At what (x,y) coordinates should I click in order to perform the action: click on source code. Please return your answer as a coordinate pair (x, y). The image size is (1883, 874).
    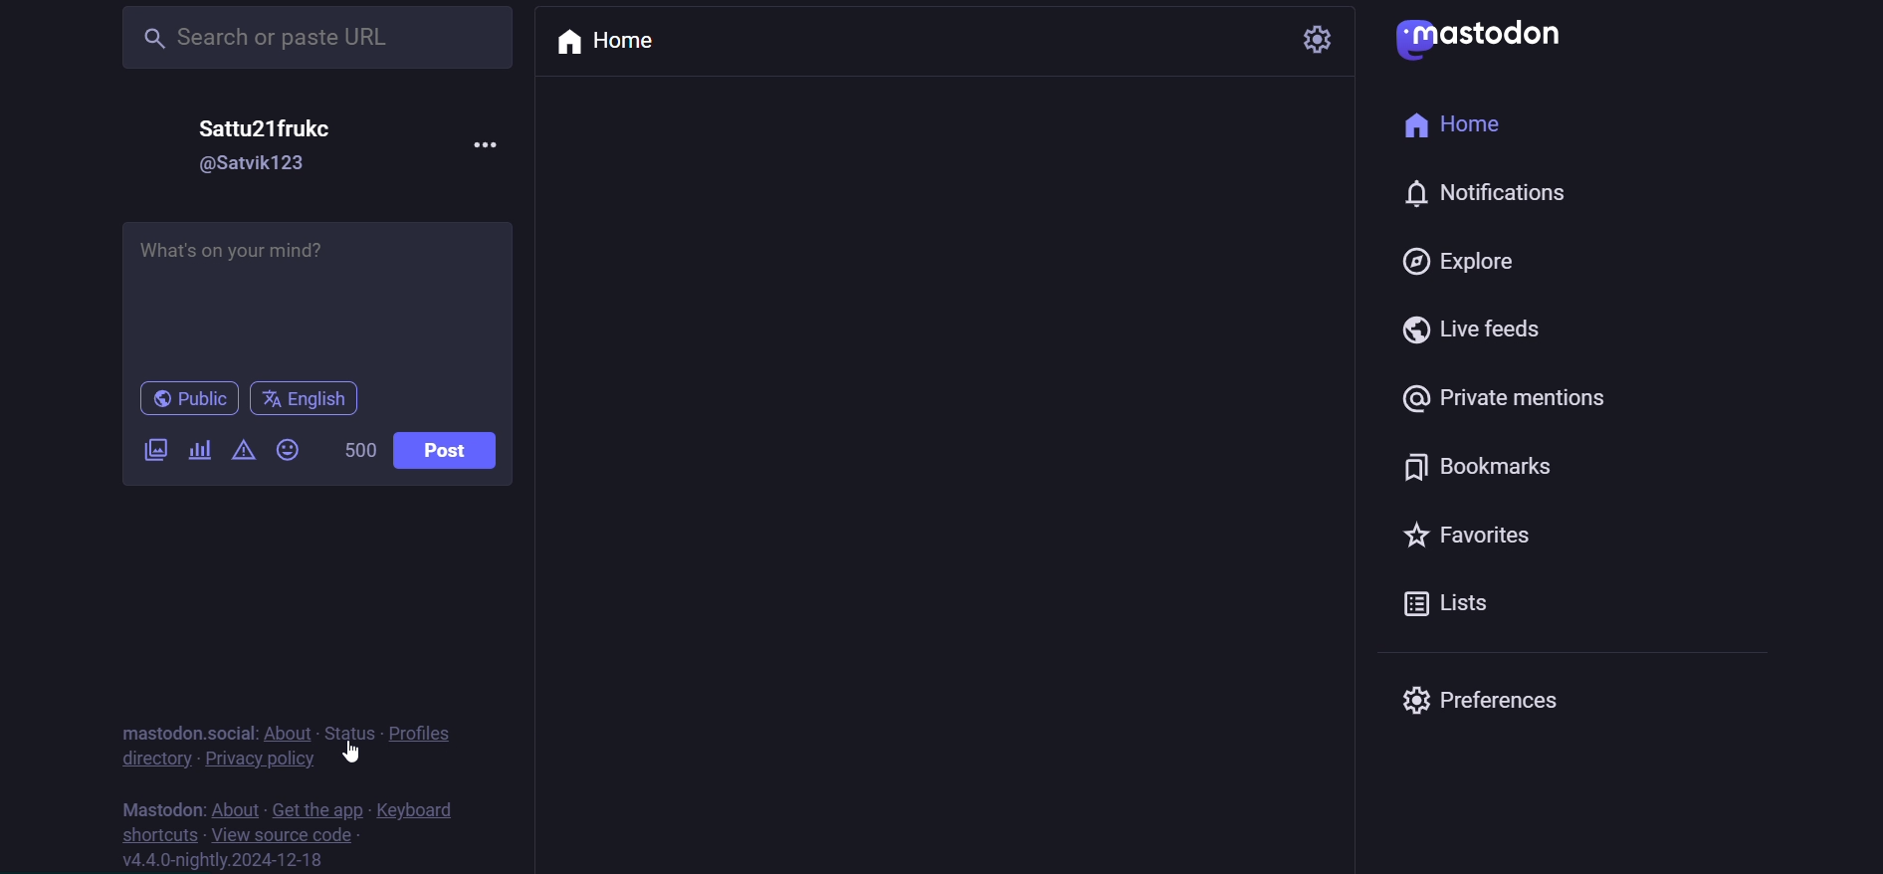
    Looking at the image, I should click on (283, 833).